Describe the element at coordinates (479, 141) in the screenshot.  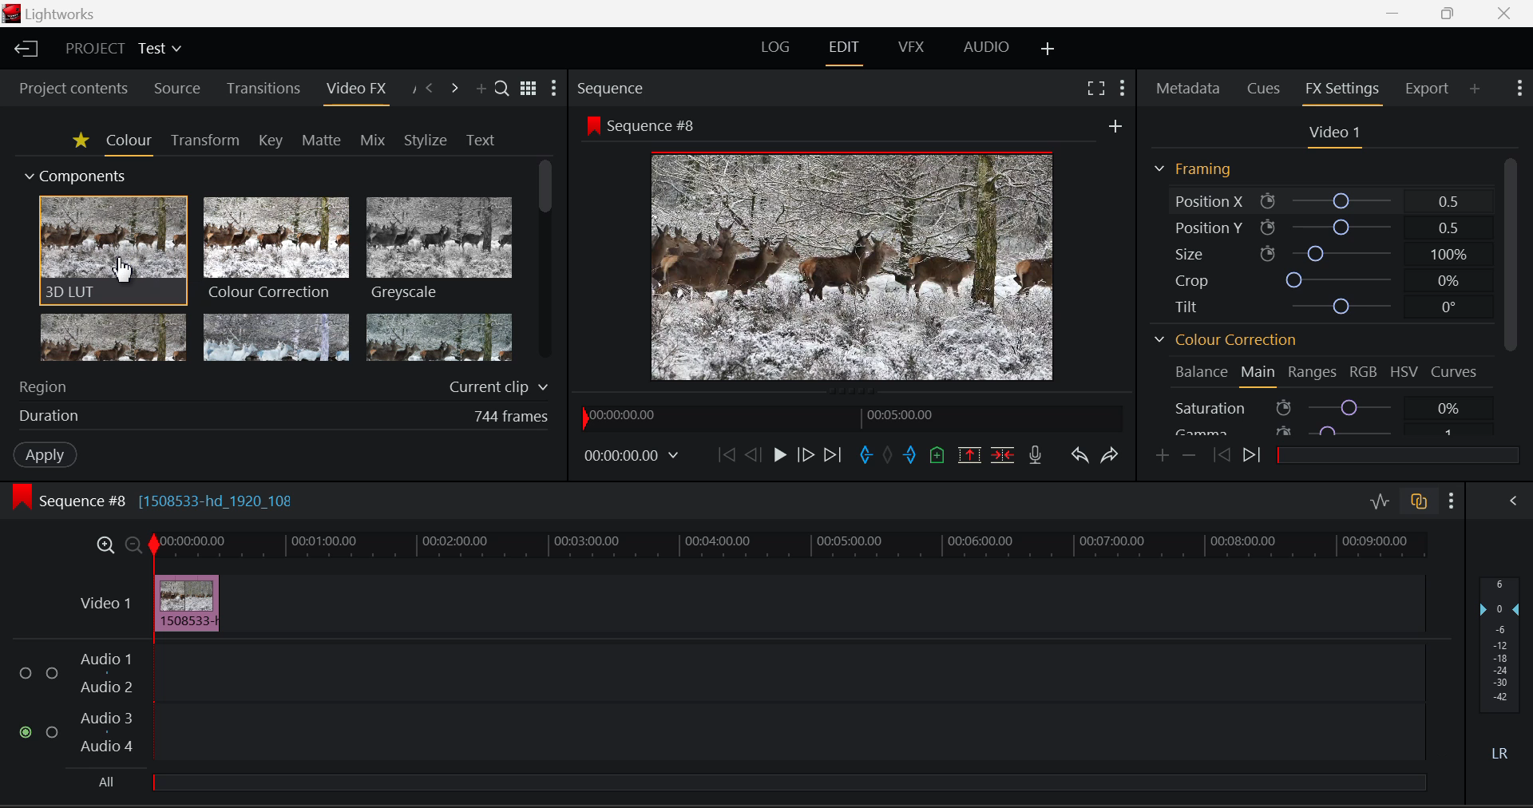
I see `Text` at that location.